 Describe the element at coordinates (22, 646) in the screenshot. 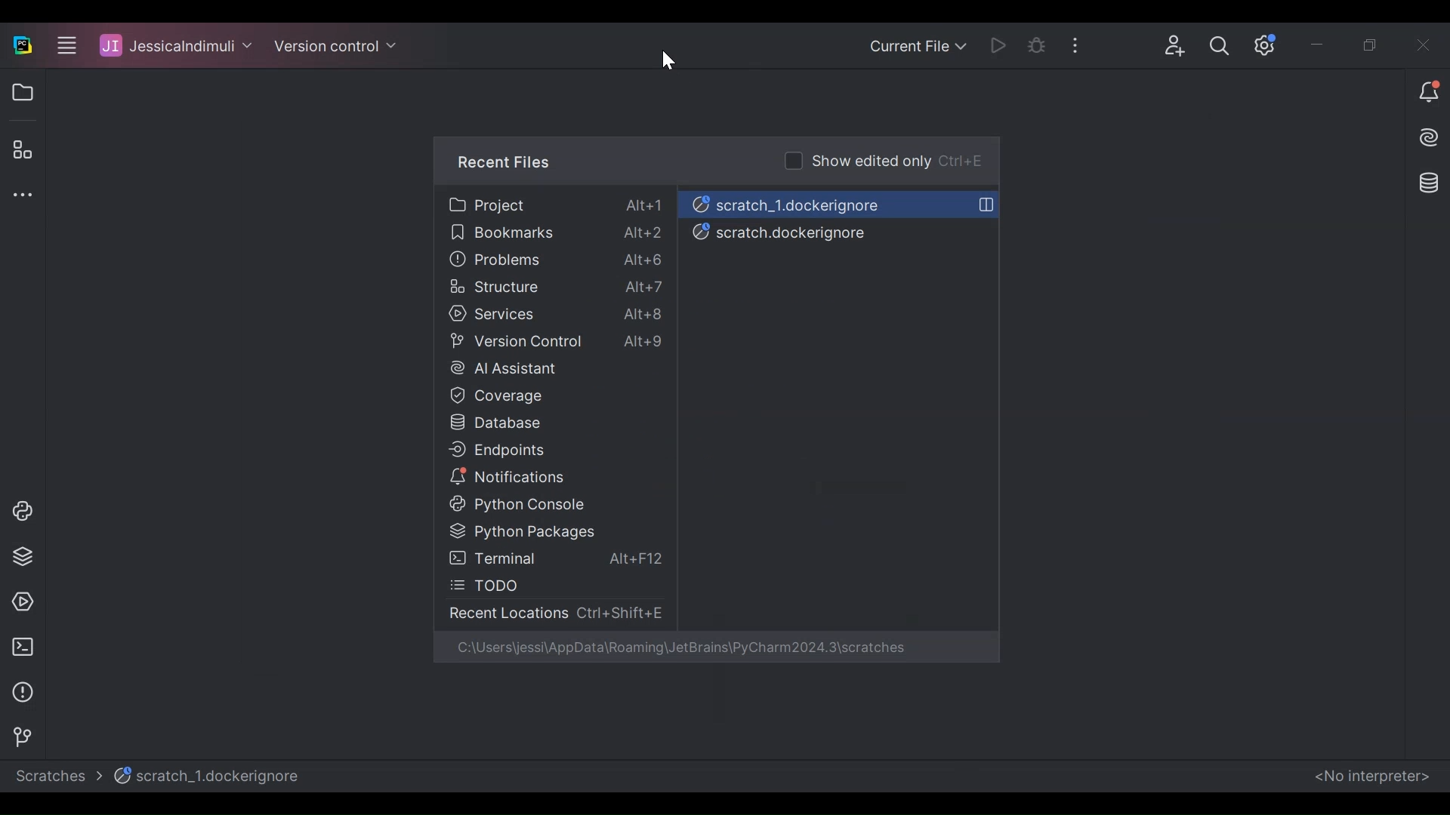

I see `Terminal` at that location.